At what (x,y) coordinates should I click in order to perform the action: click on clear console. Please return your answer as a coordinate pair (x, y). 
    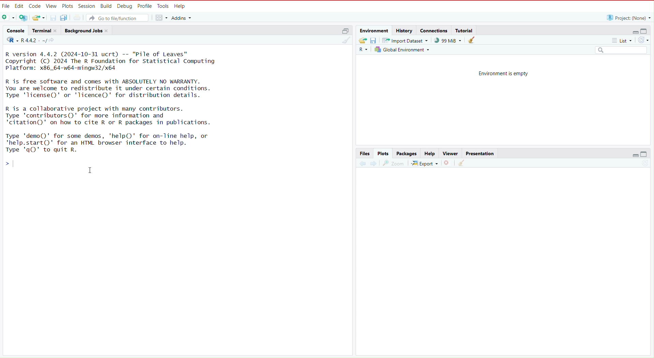
    Looking at the image, I should click on (345, 40).